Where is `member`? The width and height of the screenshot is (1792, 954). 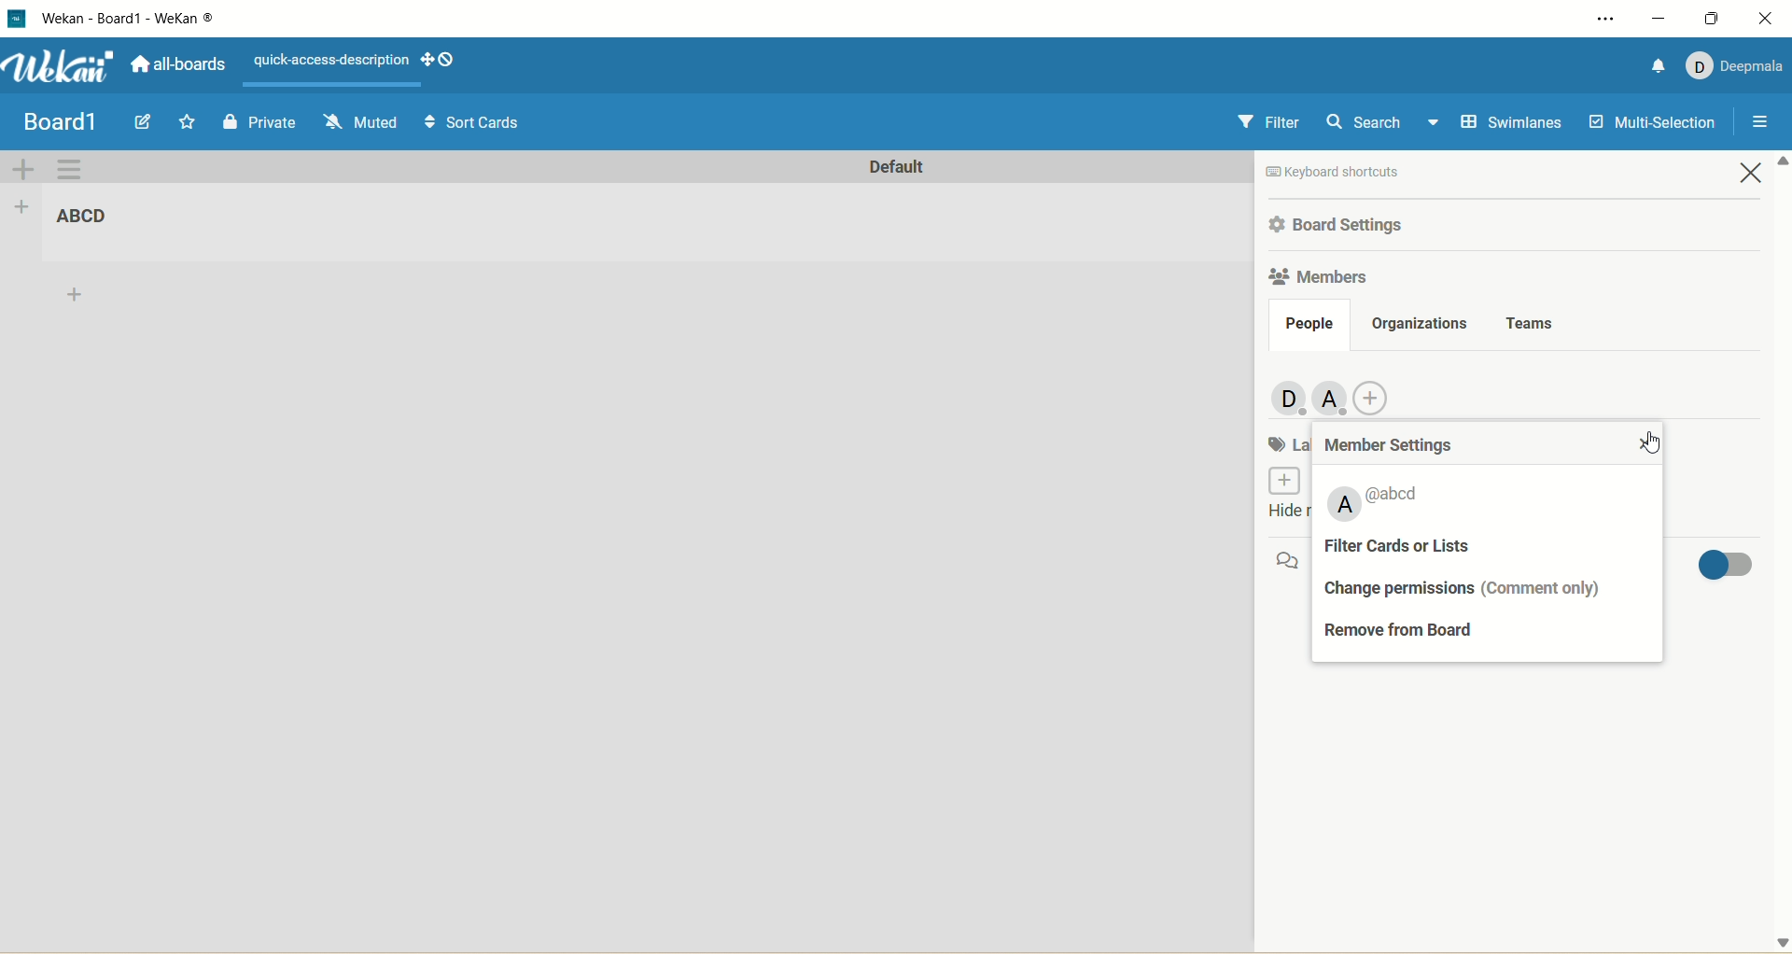 member is located at coordinates (1375, 501).